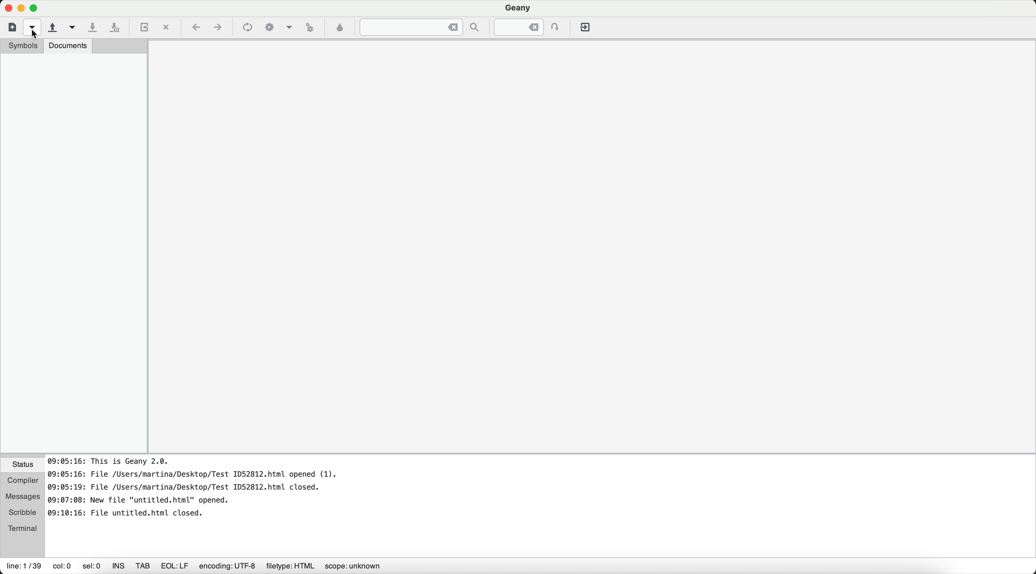 This screenshot has width=1036, height=574. Describe the element at coordinates (11, 27) in the screenshot. I see `new file` at that location.